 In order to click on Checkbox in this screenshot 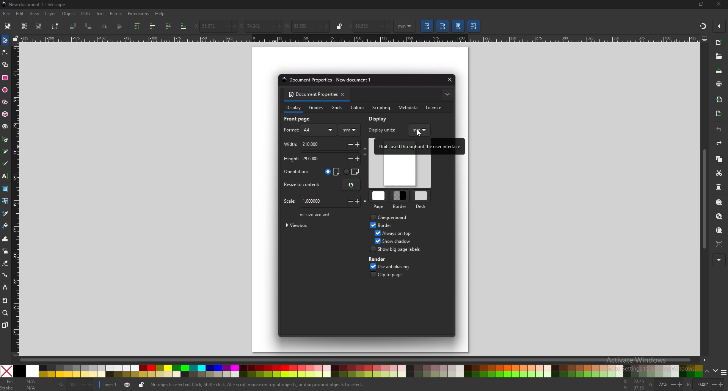, I will do `click(371, 217)`.